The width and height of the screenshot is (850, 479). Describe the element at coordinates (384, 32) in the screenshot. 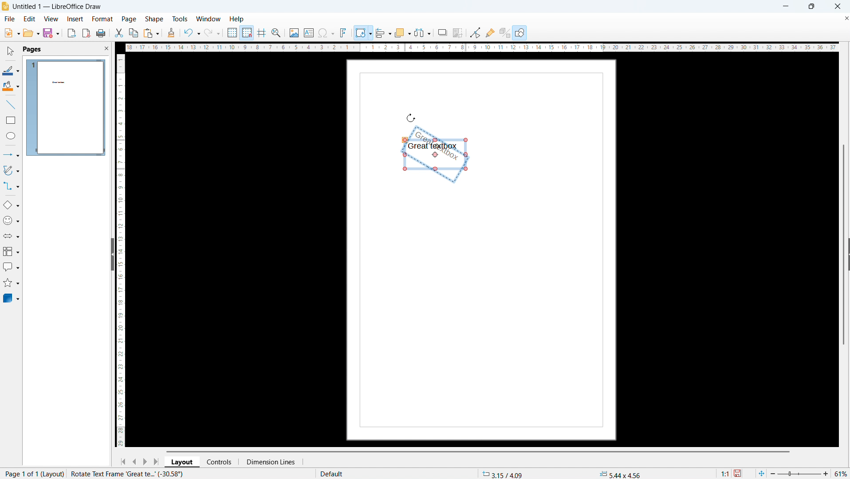

I see `align` at that location.